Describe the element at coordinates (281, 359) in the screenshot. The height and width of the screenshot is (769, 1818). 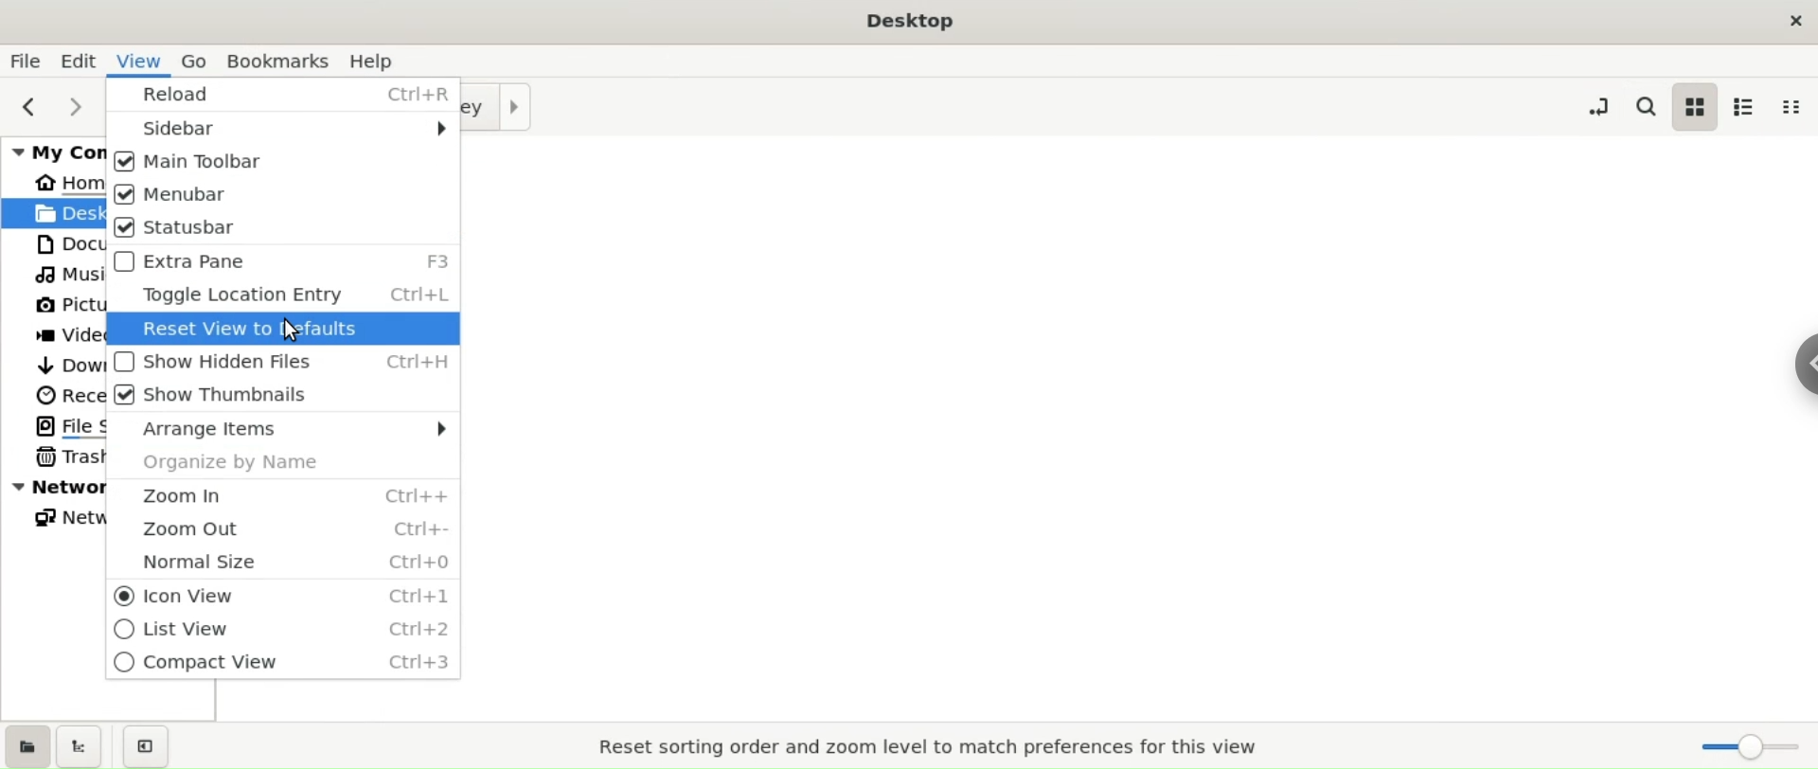
I see `show hidden files` at that location.